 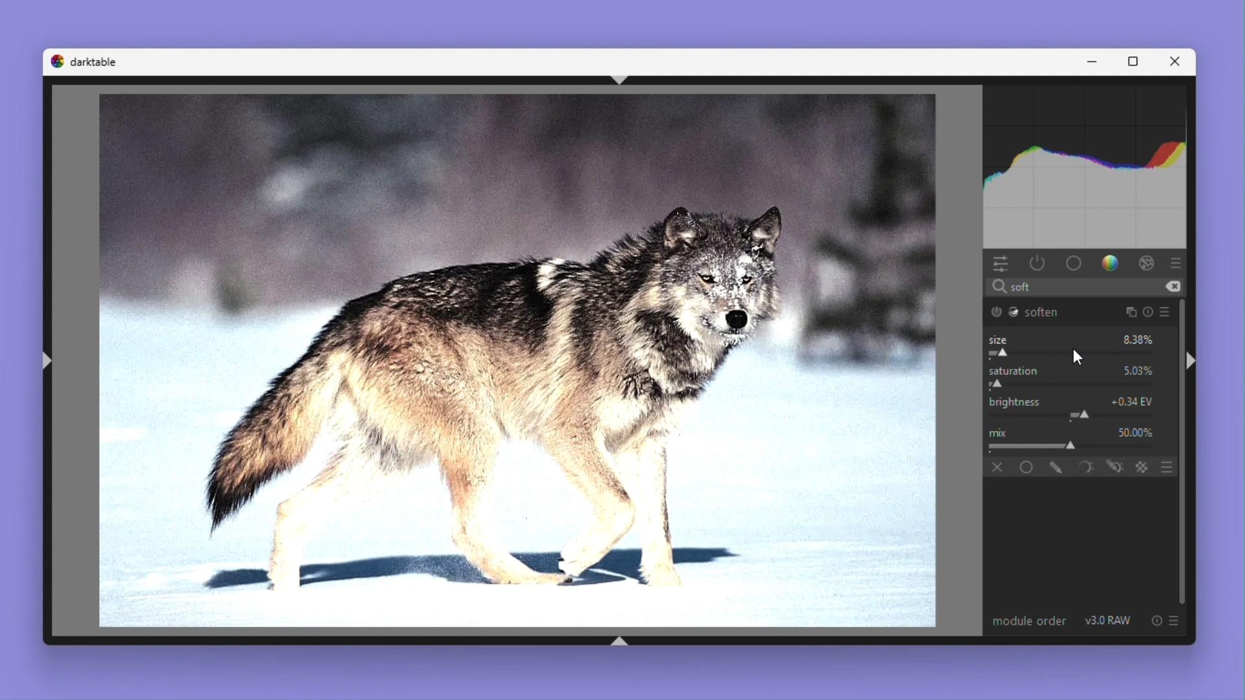 What do you see at coordinates (1149, 312) in the screenshot?
I see `Reset` at bounding box center [1149, 312].